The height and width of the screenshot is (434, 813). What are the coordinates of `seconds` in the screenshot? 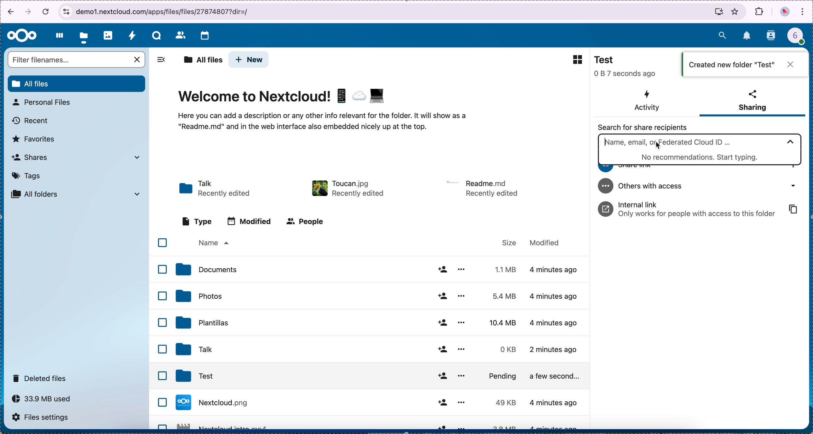 It's located at (627, 74).